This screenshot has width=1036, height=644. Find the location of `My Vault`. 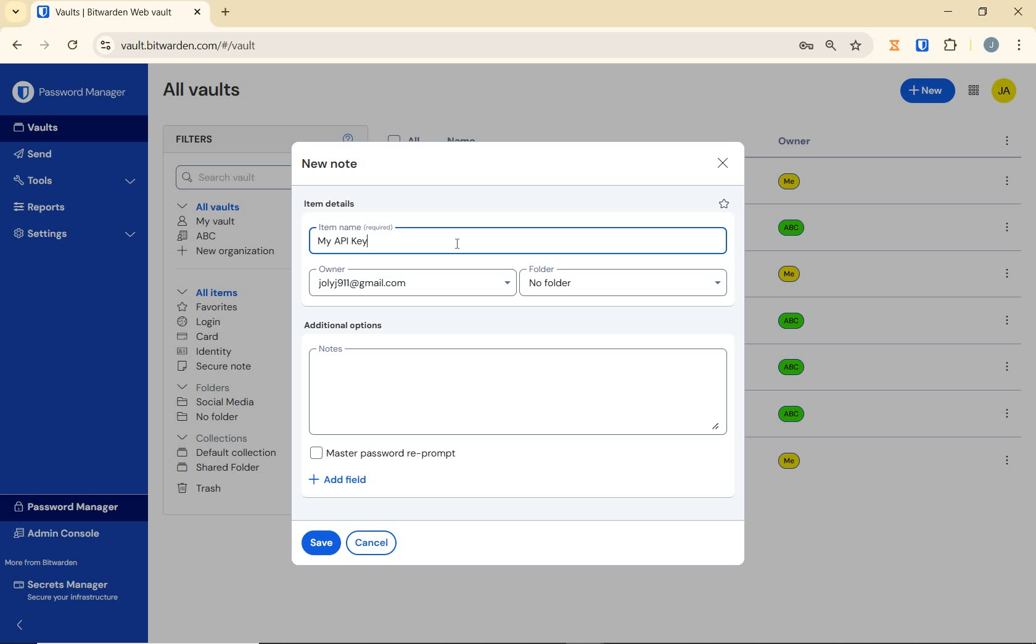

My Vault is located at coordinates (208, 221).